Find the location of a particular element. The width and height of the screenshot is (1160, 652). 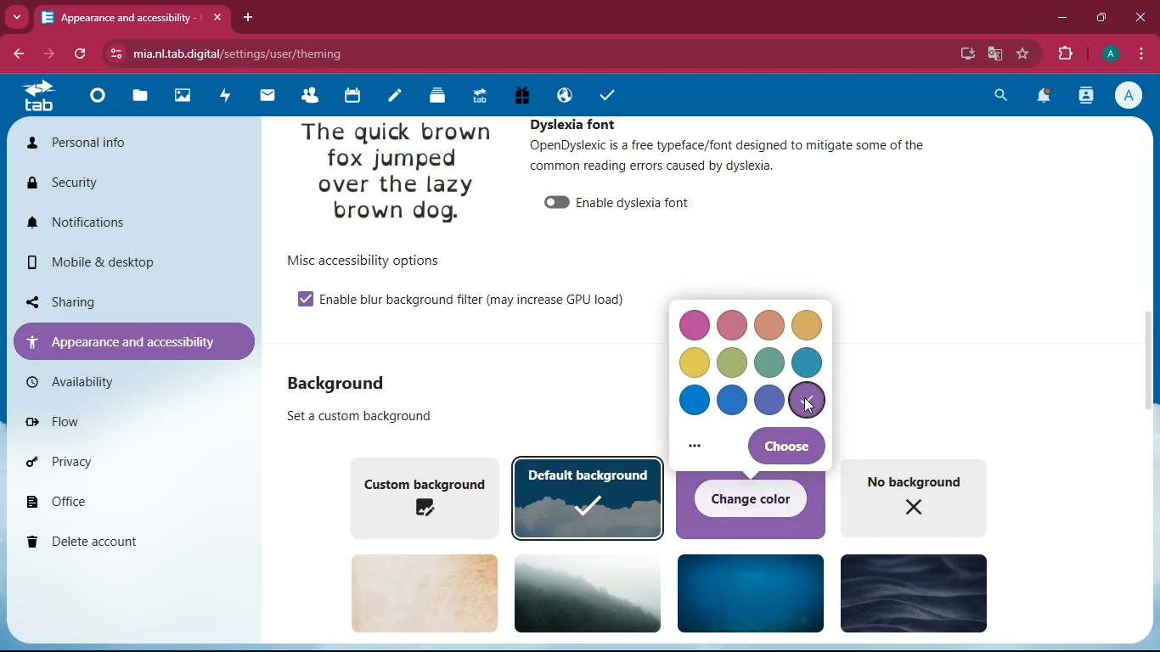

no background is located at coordinates (921, 503).